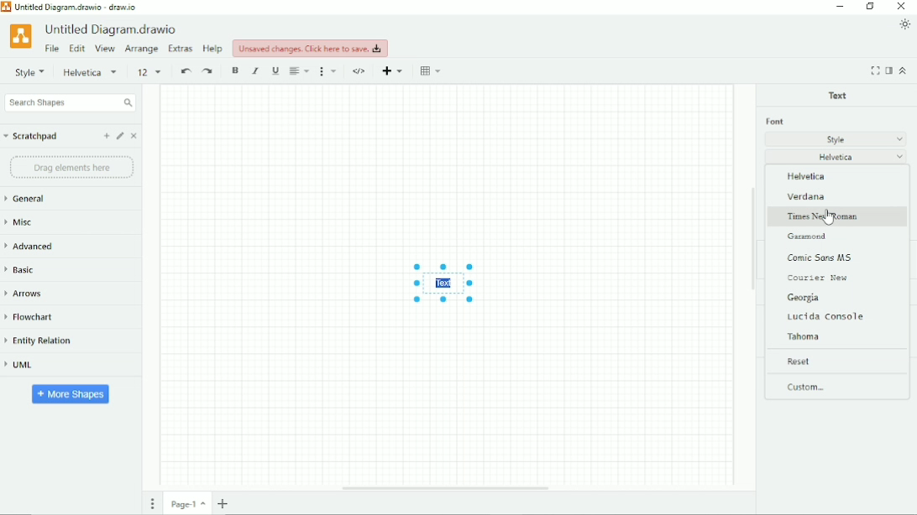 This screenshot has width=917, height=515. What do you see at coordinates (806, 387) in the screenshot?
I see `Custom` at bounding box center [806, 387].